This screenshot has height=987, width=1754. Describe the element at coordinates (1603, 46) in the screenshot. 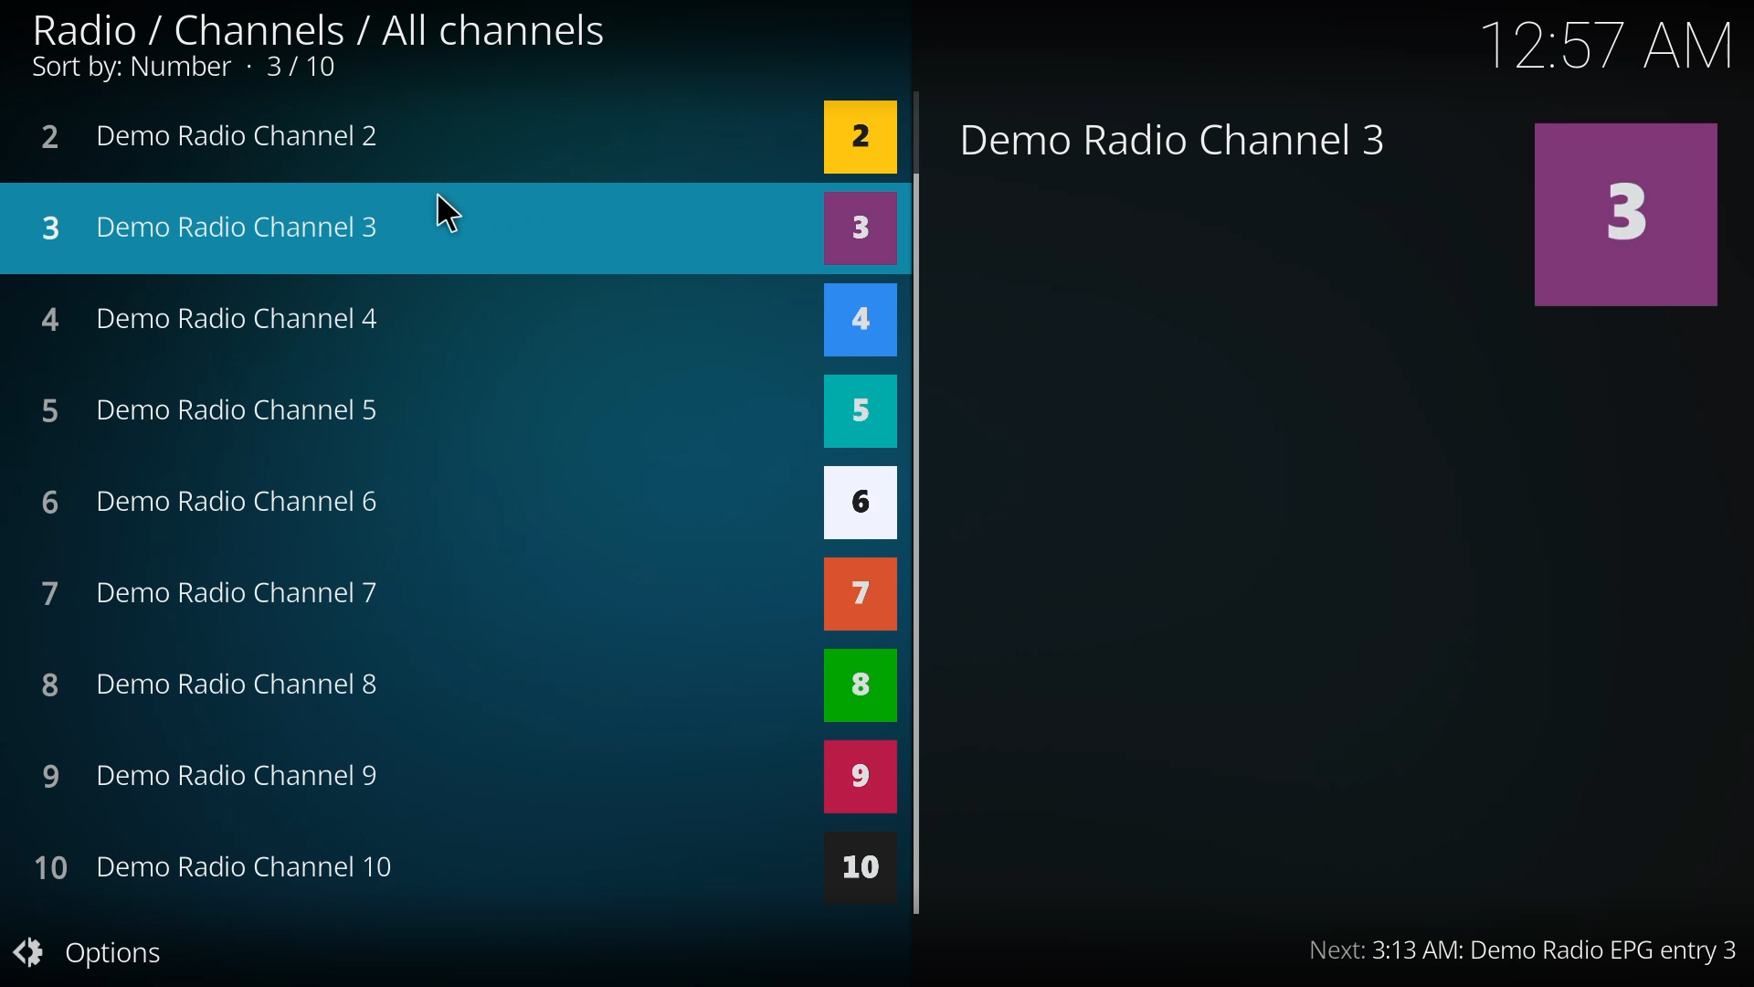

I see `time` at that location.